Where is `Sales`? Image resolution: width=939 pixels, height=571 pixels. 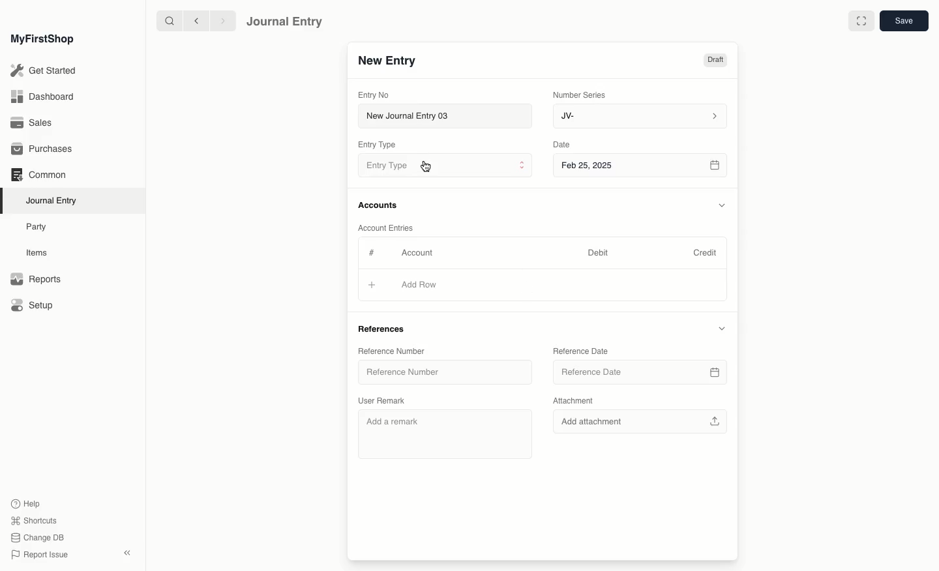
Sales is located at coordinates (32, 124).